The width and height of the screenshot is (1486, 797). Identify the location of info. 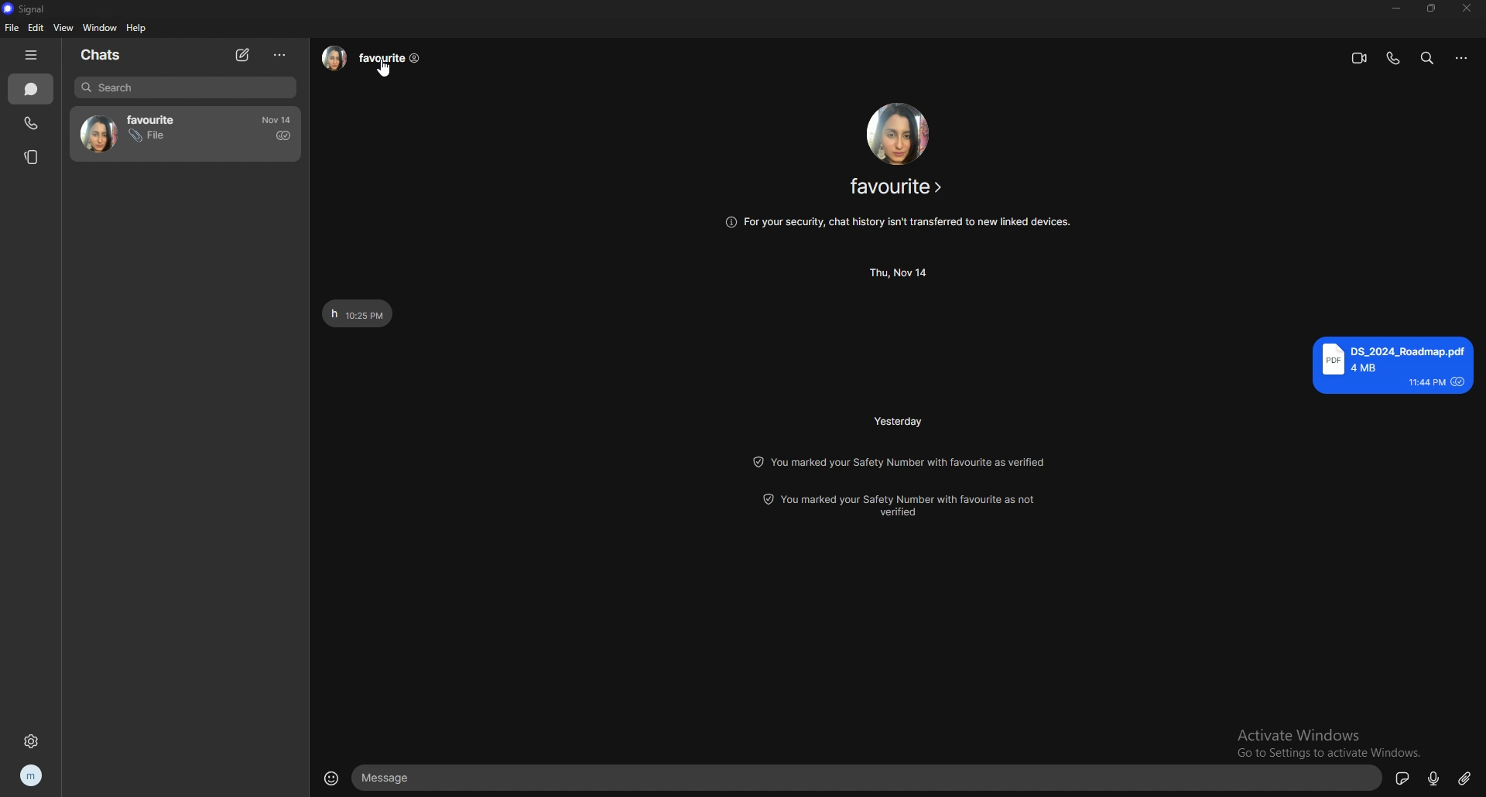
(898, 221).